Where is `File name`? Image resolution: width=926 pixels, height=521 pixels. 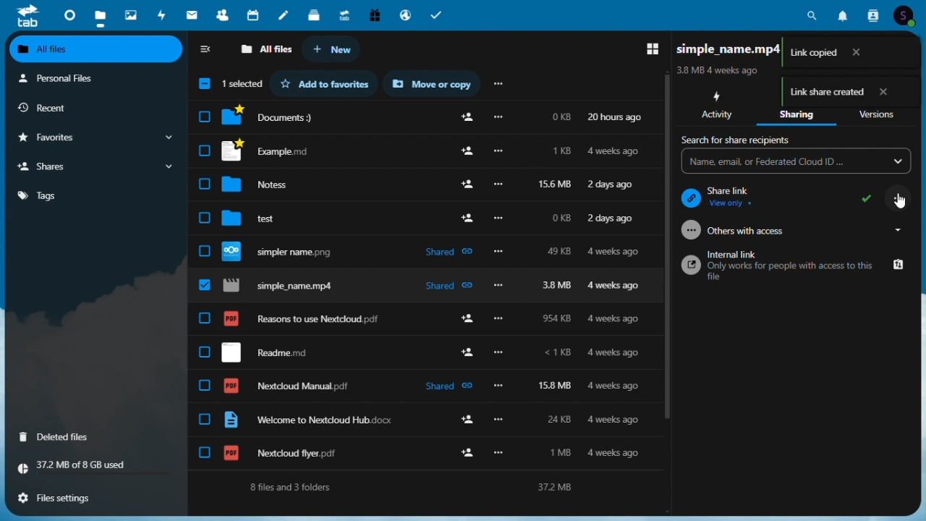 File name is located at coordinates (743, 48).